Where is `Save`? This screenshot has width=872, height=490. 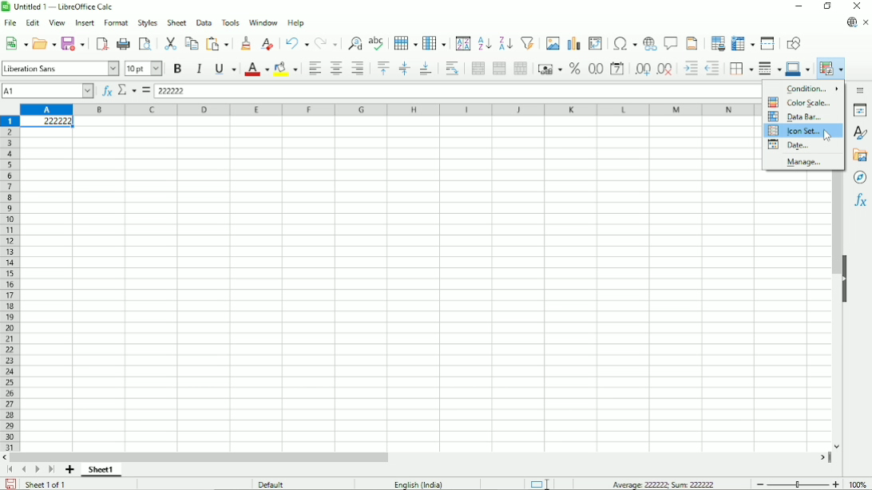
Save is located at coordinates (75, 42).